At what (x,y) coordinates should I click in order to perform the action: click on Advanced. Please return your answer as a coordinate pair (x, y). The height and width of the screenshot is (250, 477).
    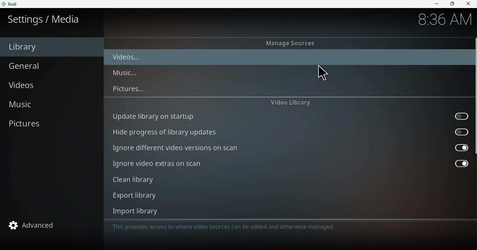
    Looking at the image, I should click on (52, 225).